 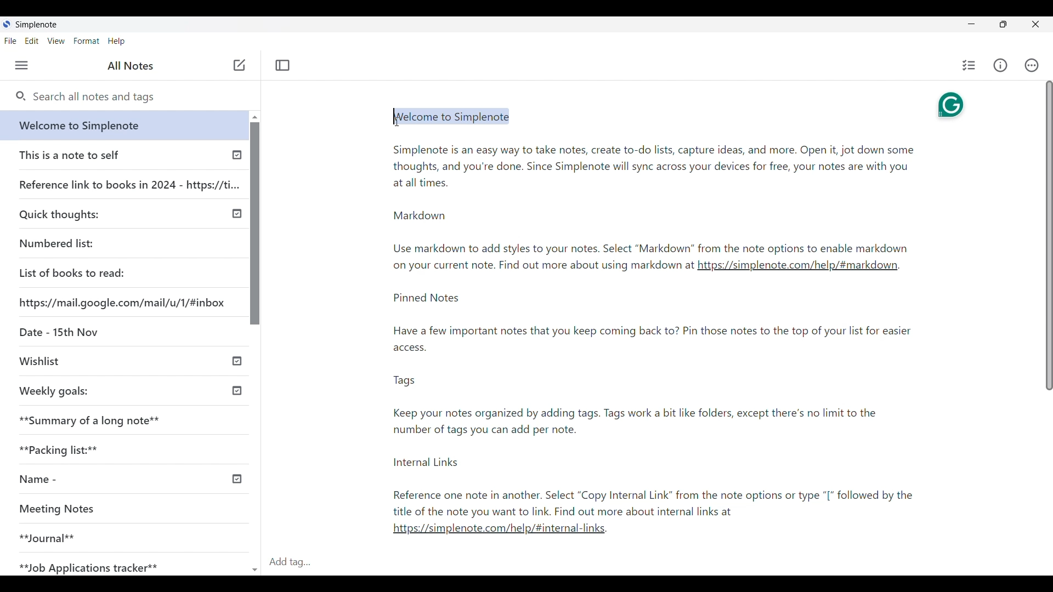 What do you see at coordinates (21, 65) in the screenshot?
I see `Menu` at bounding box center [21, 65].